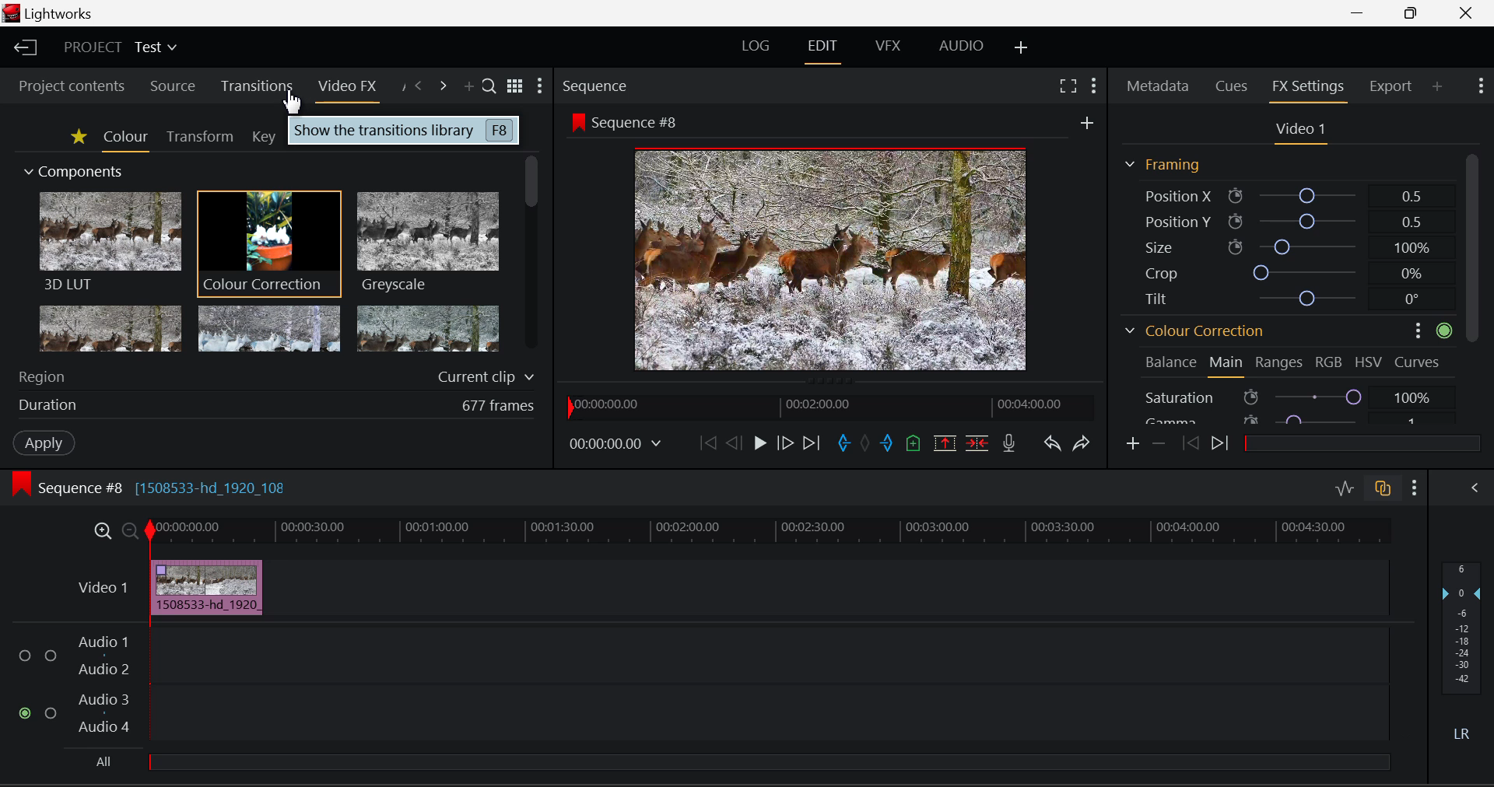 This screenshot has height=787, width=1494. I want to click on Project Title, so click(118, 47).